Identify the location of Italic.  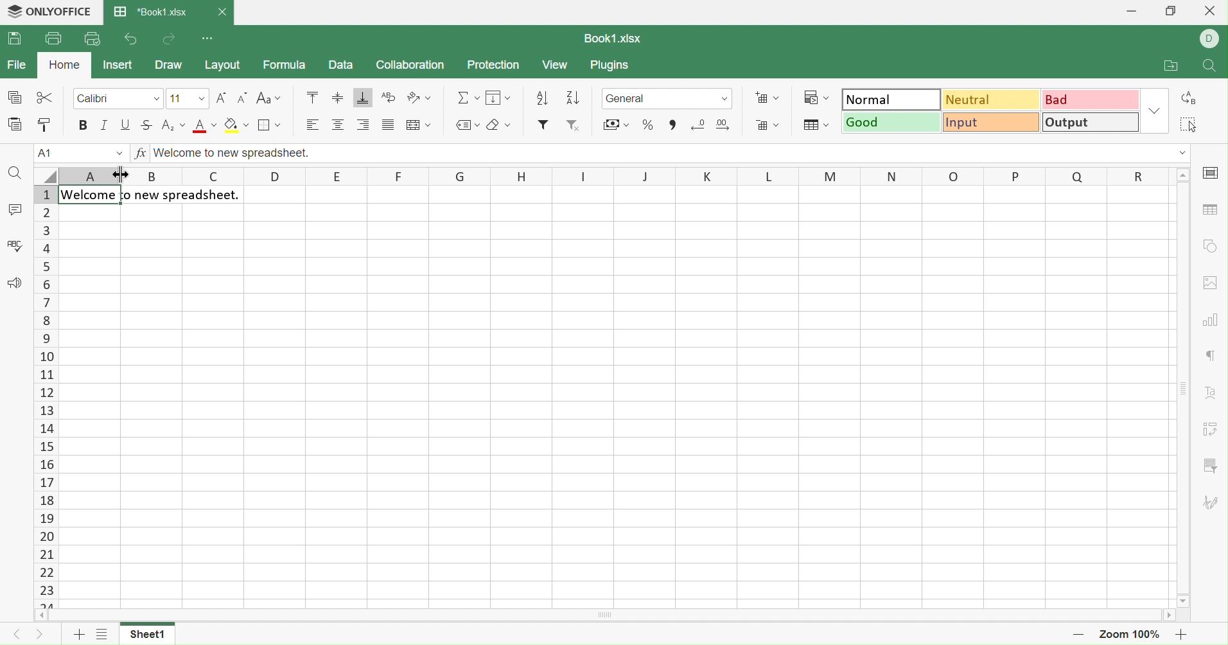
(105, 123).